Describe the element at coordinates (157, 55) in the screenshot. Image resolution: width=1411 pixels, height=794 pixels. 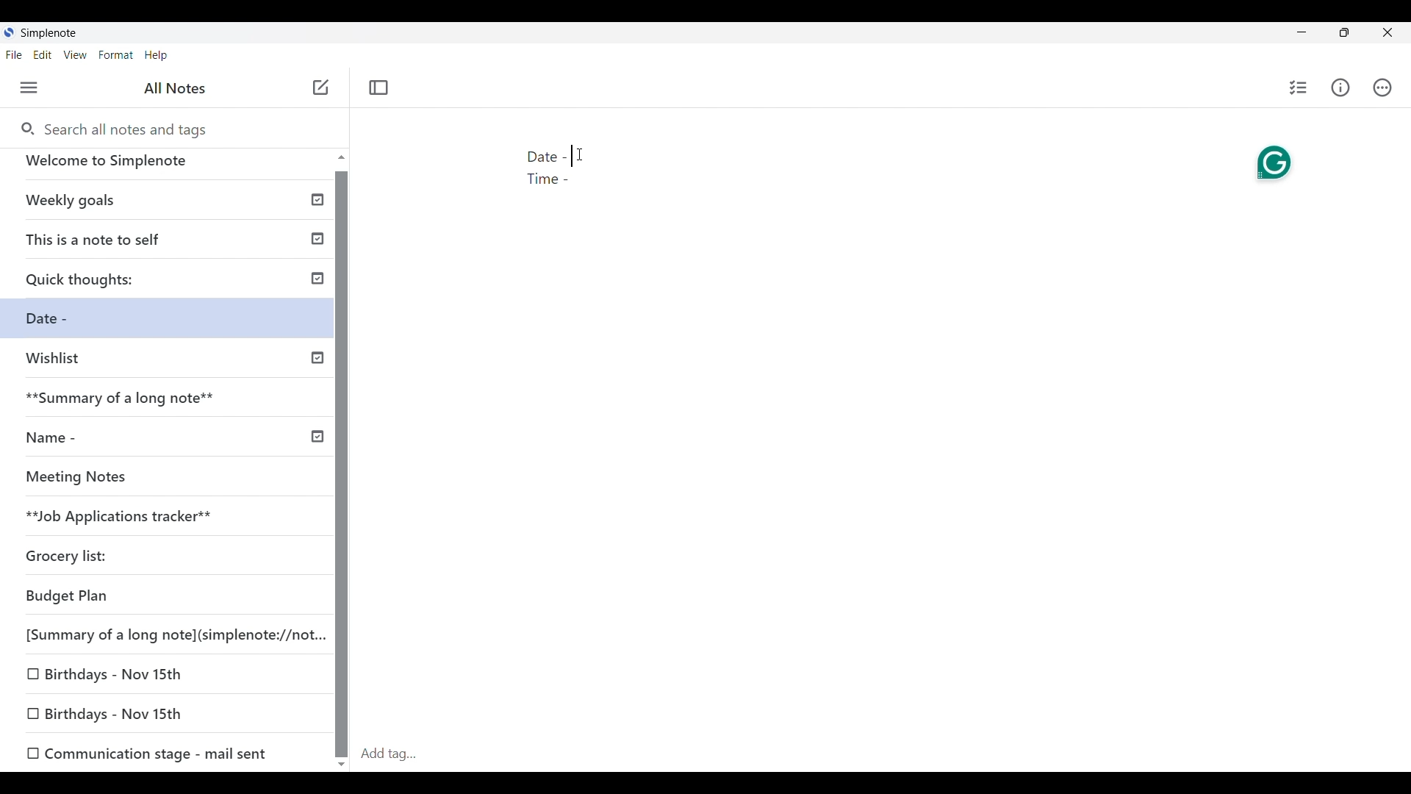
I see `Help menu` at that location.